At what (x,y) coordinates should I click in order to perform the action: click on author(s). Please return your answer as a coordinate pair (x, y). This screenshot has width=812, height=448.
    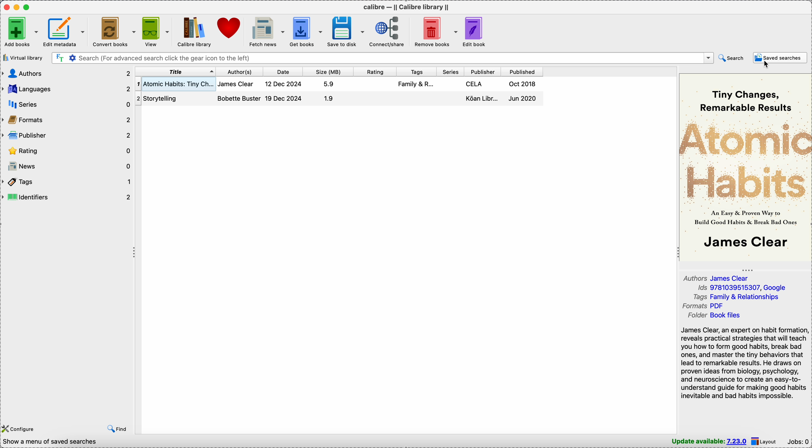
    Looking at the image, I should click on (240, 72).